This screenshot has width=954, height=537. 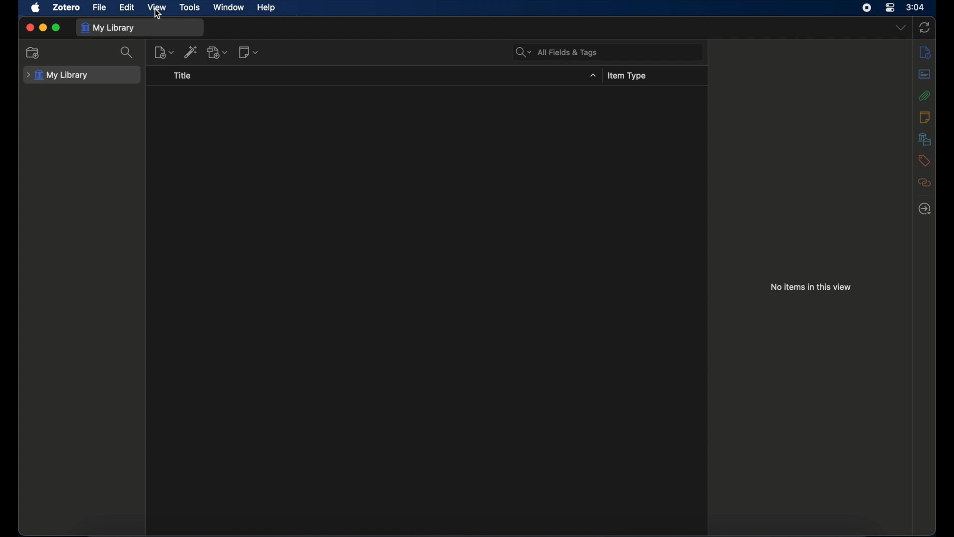 I want to click on dropdown, so click(x=901, y=27).